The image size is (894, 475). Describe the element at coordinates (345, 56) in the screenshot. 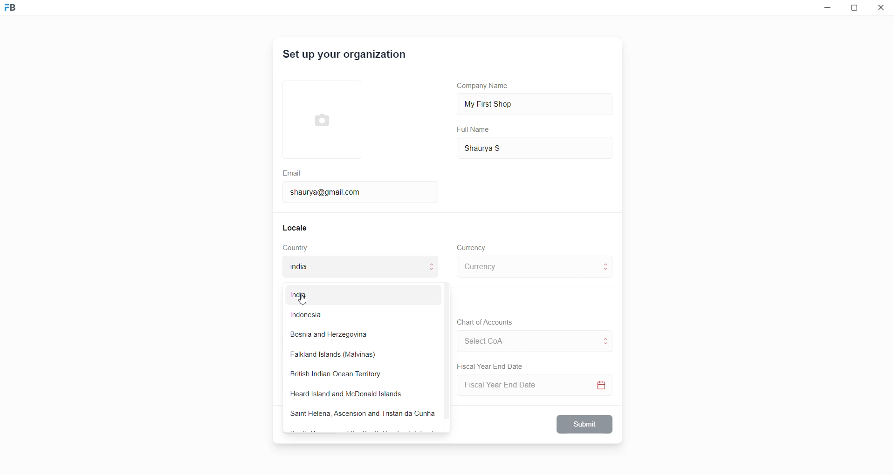

I see `Set up your organization` at that location.